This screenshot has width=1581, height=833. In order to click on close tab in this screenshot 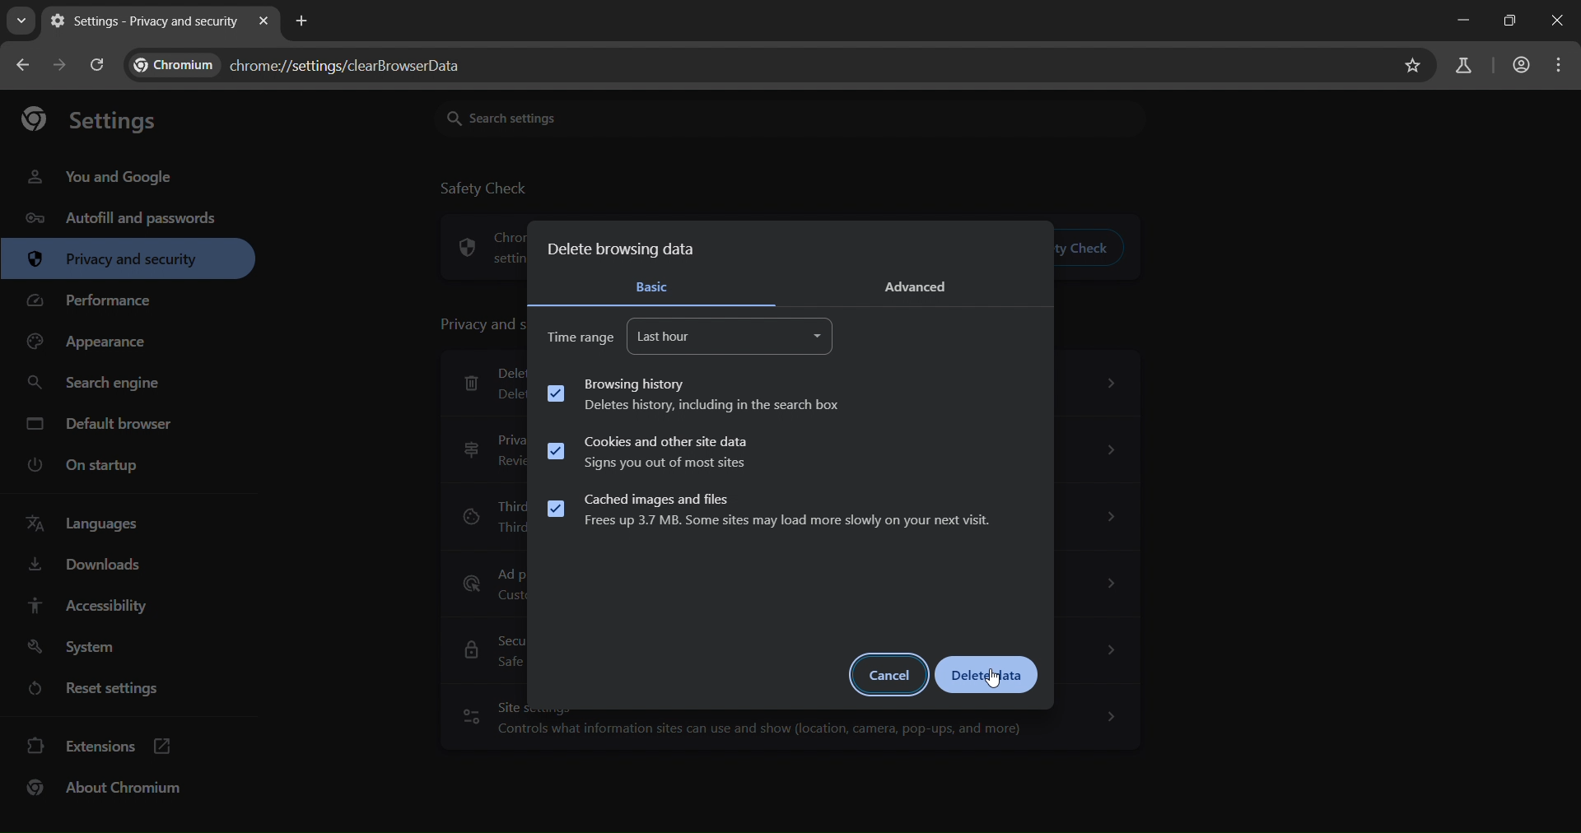, I will do `click(266, 22)`.